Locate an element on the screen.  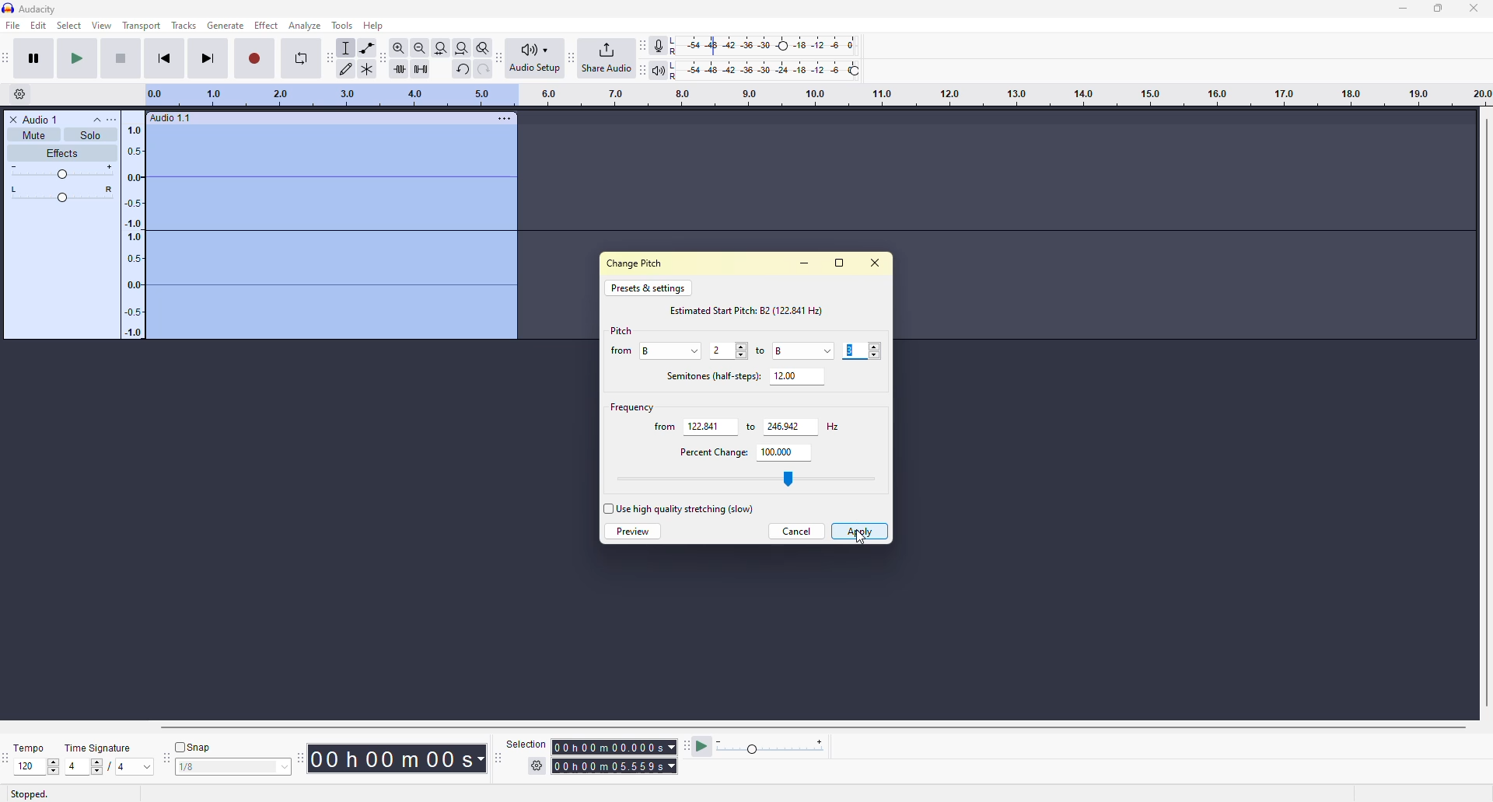
apply is located at coordinates (859, 531).